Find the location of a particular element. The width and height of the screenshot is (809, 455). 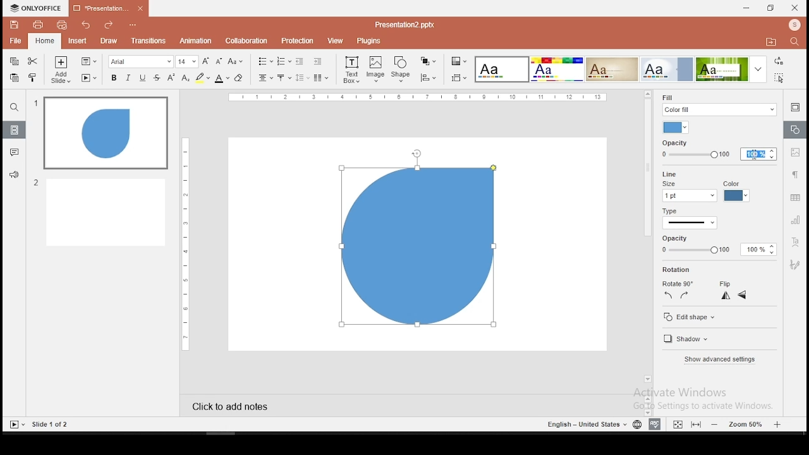

horizontal scale is located at coordinates (183, 243).